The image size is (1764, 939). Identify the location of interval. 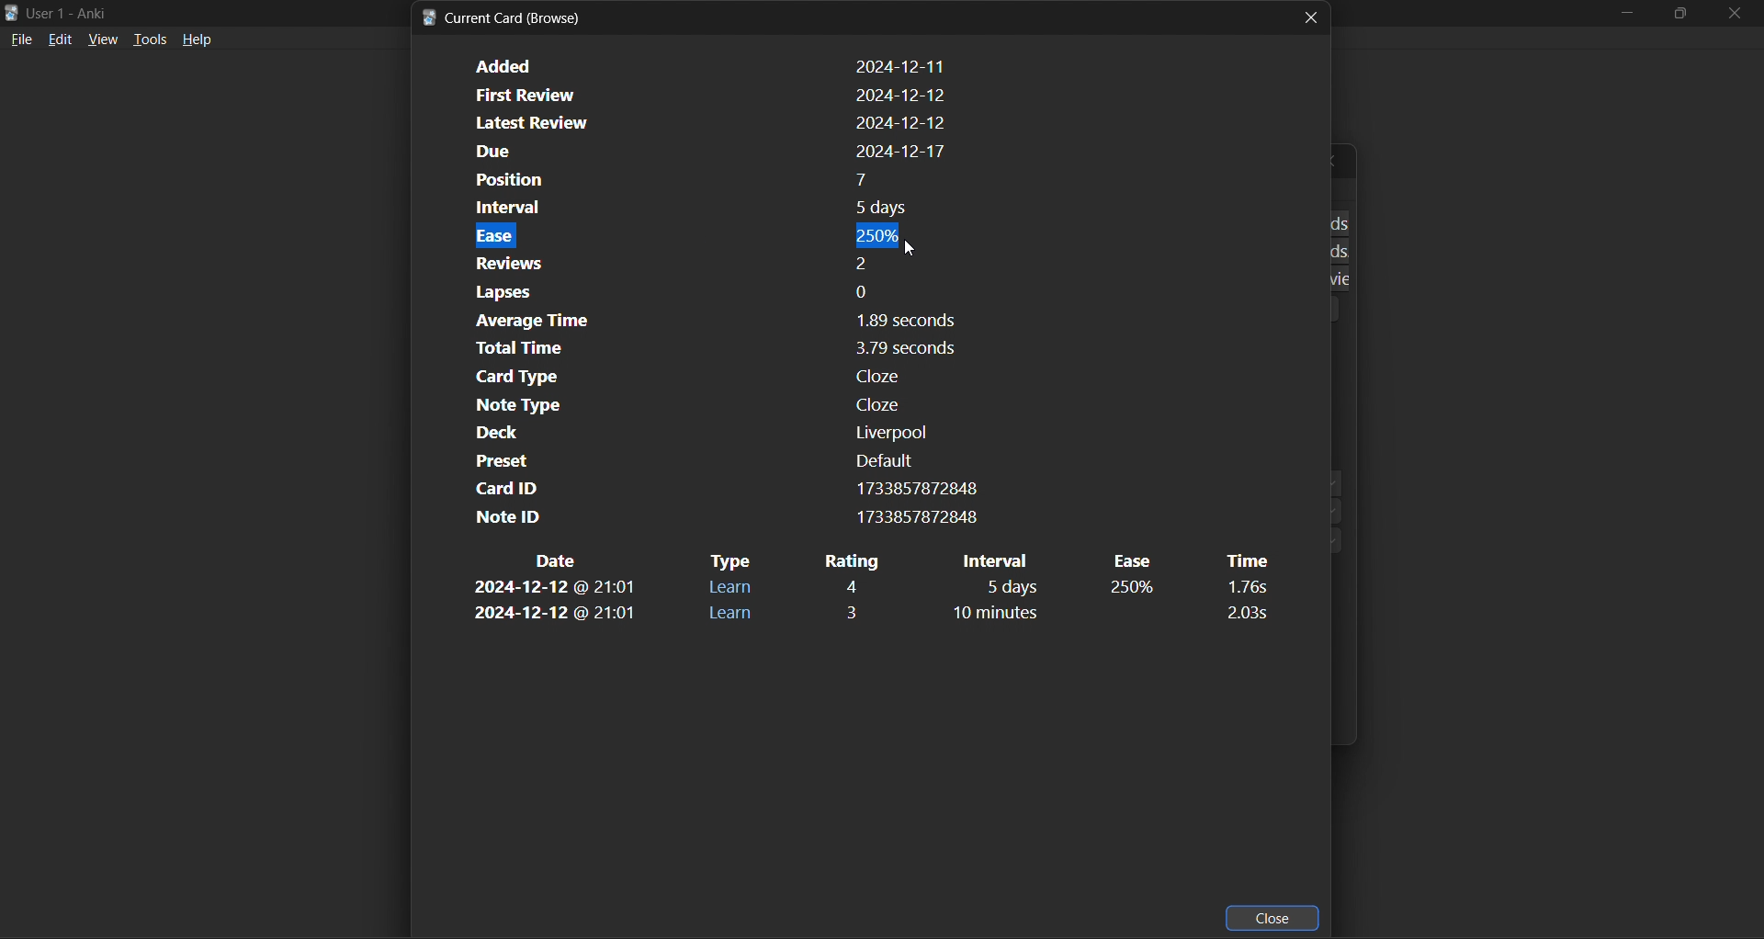
(1003, 560).